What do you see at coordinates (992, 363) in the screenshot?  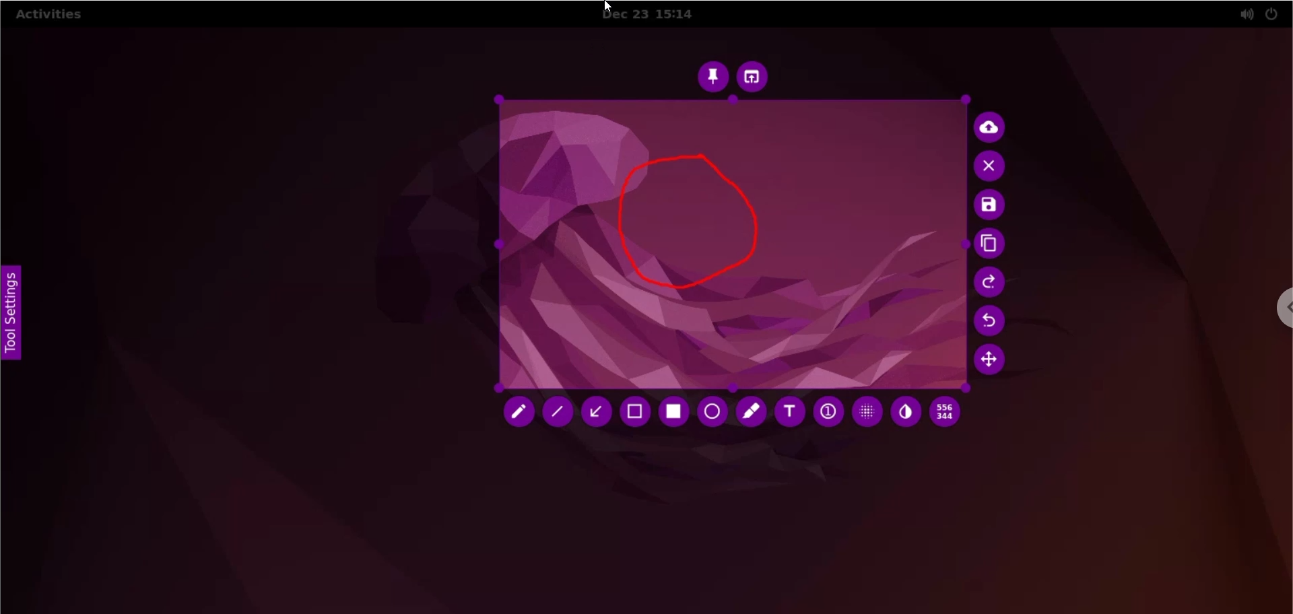 I see `move selection` at bounding box center [992, 363].